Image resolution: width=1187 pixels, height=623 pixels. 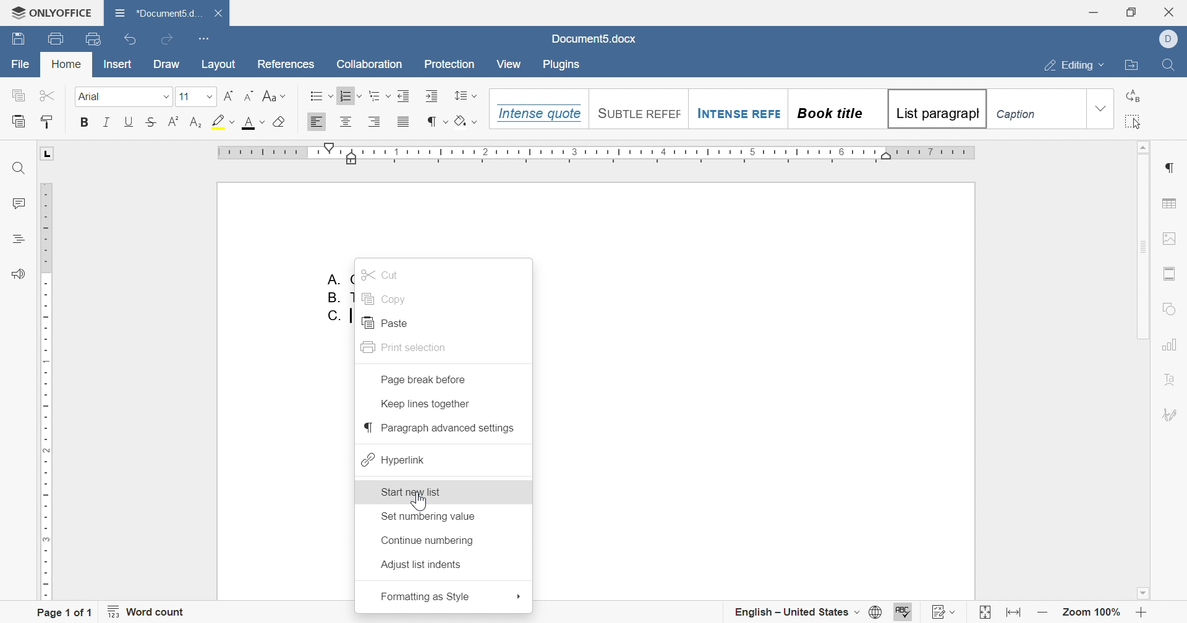 I want to click on Decrement font size, so click(x=249, y=96).